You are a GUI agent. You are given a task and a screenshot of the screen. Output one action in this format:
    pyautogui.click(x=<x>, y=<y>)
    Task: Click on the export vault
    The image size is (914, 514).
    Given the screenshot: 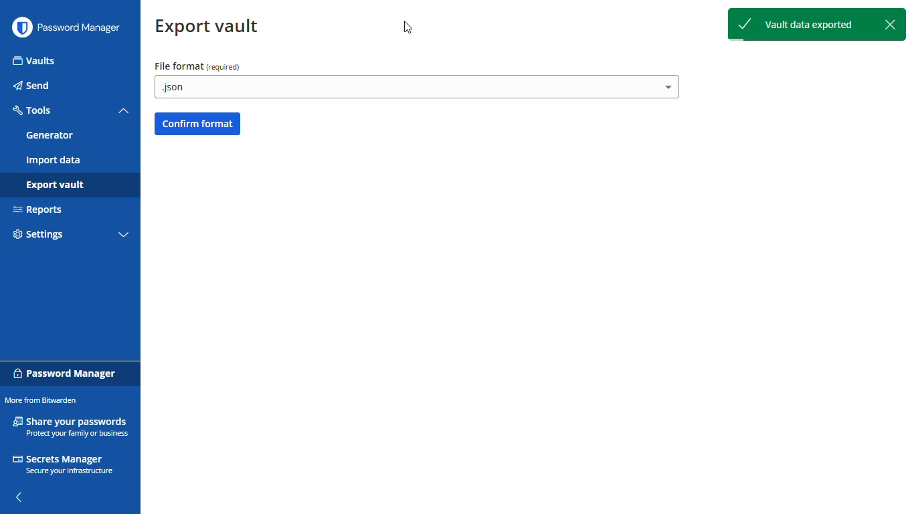 What is the action you would take?
    pyautogui.click(x=209, y=27)
    